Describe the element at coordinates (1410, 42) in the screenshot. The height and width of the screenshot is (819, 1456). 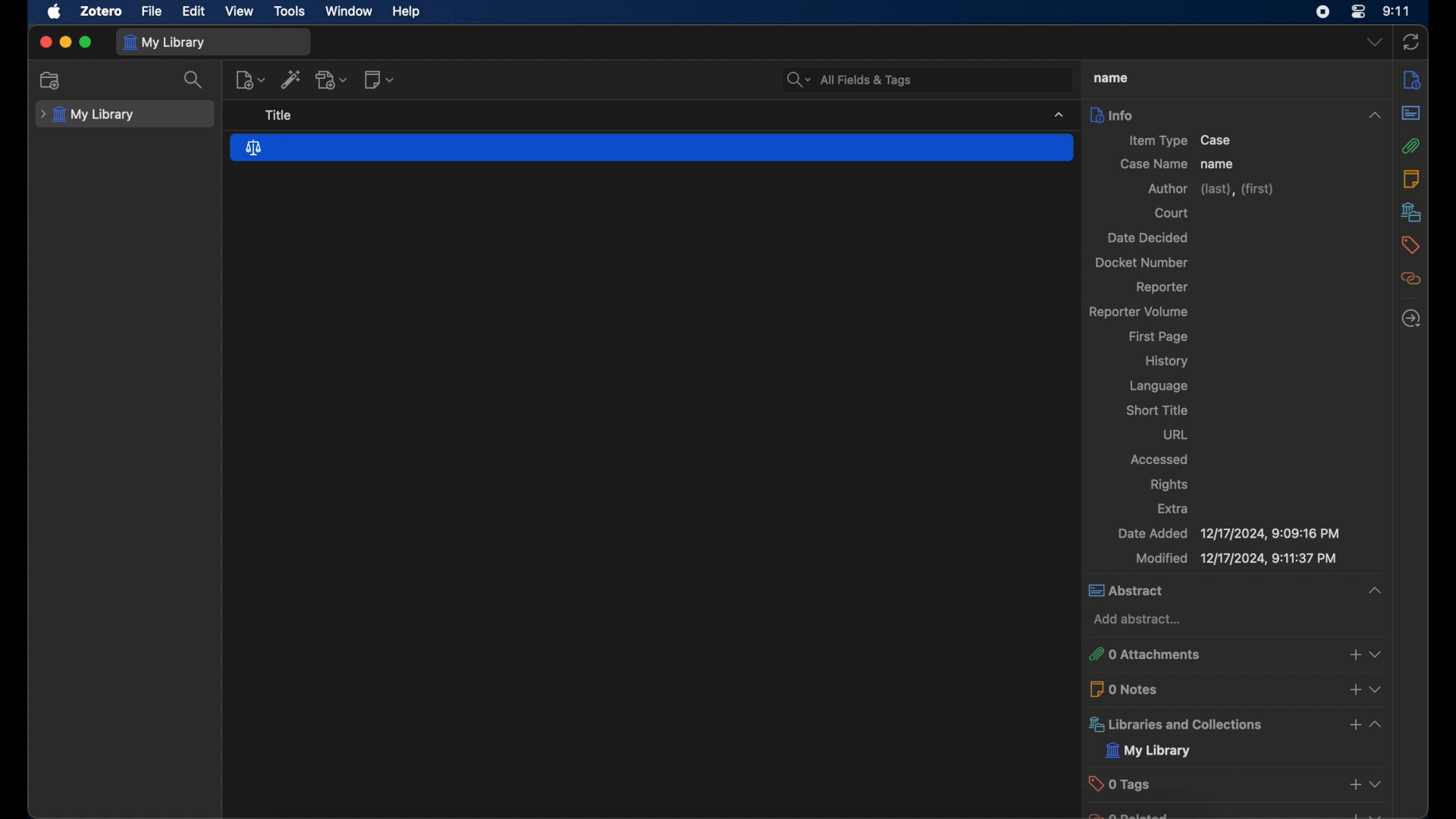
I see `sync` at that location.